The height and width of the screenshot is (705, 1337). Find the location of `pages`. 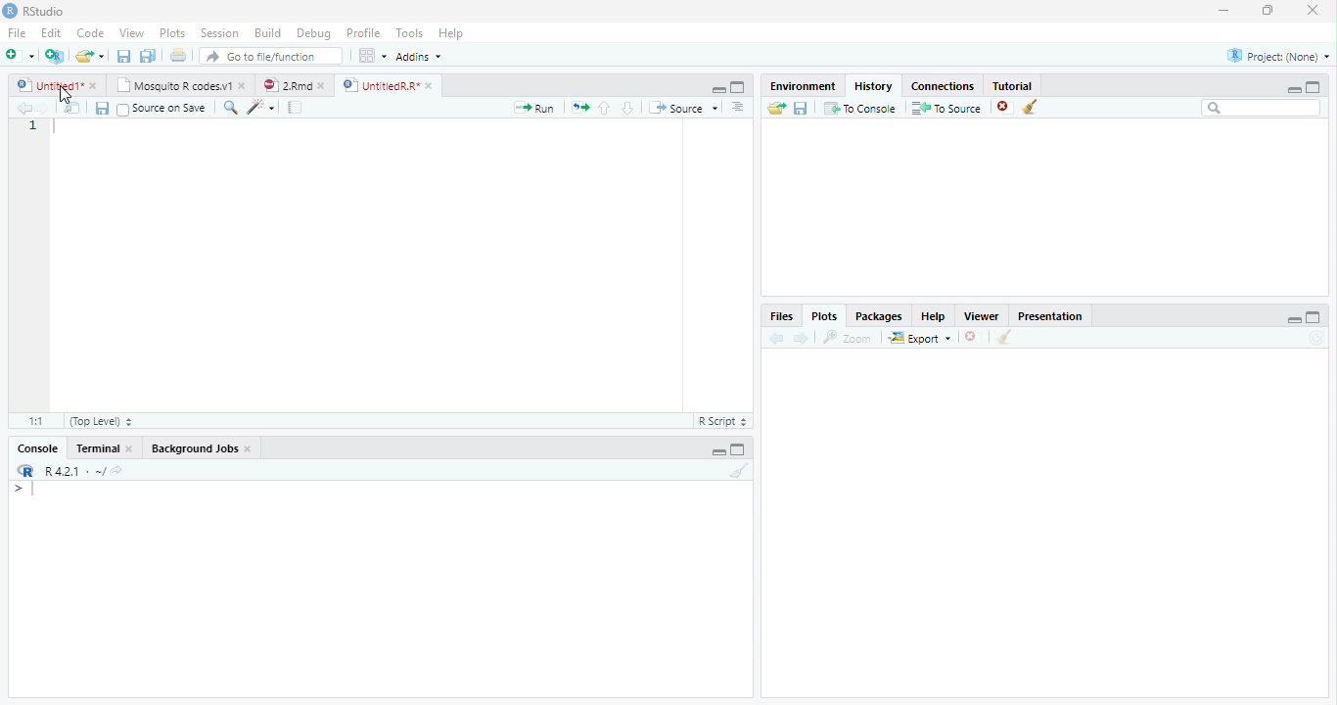

pages is located at coordinates (293, 110).